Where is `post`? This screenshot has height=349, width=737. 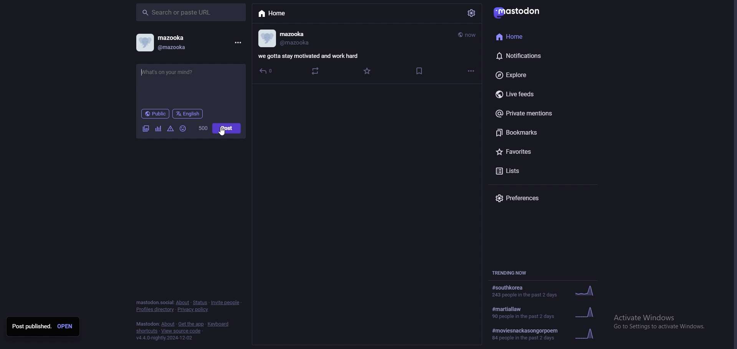 post is located at coordinates (227, 128).